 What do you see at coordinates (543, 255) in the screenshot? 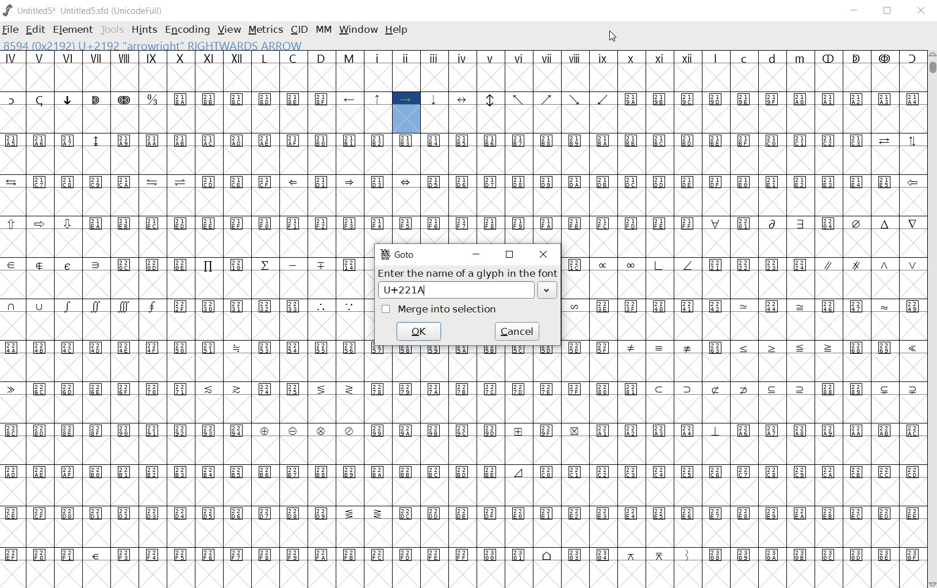
I see `close` at bounding box center [543, 255].